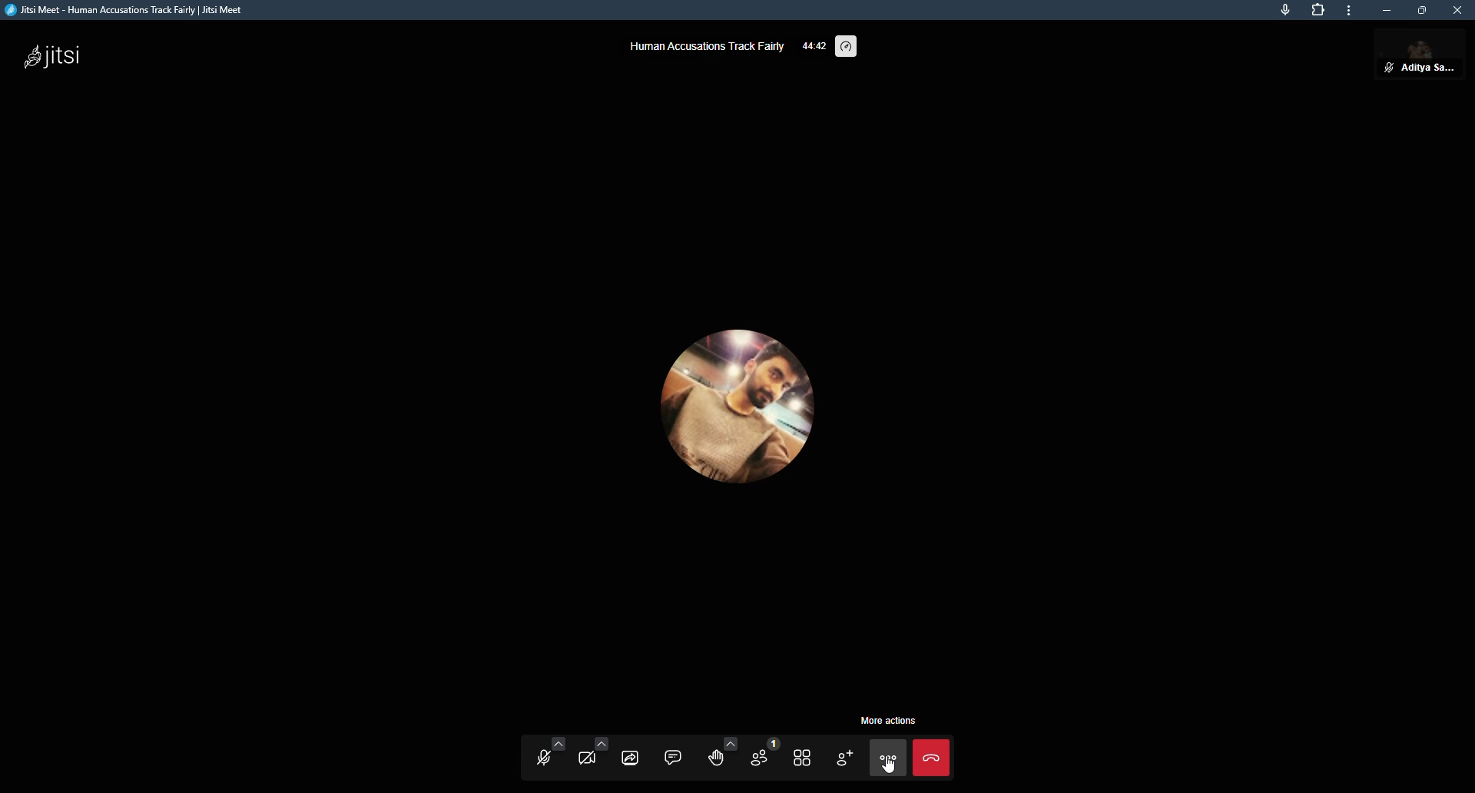 The height and width of the screenshot is (793, 1475). What do you see at coordinates (628, 757) in the screenshot?
I see `share screen` at bounding box center [628, 757].